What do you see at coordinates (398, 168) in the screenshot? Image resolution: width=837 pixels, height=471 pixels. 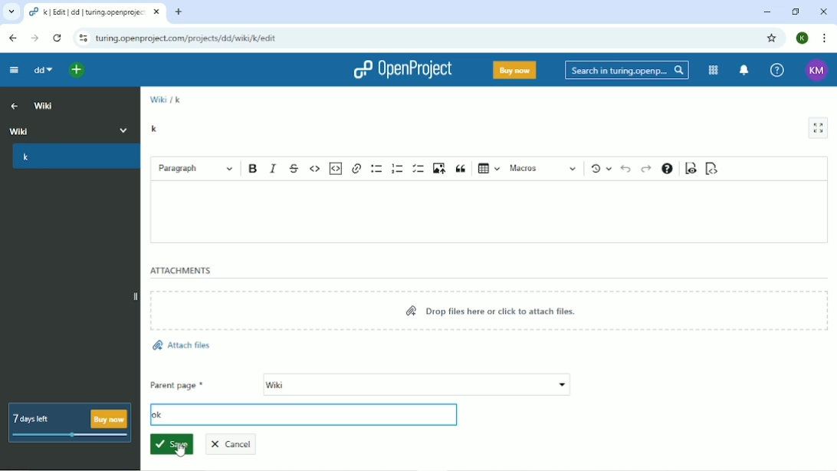 I see `Numbered list` at bounding box center [398, 168].